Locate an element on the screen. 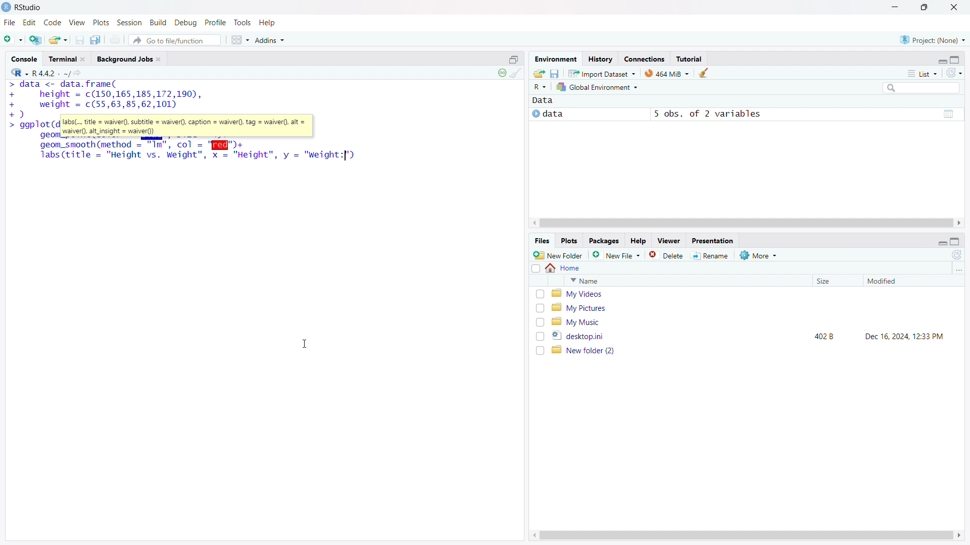 The height and width of the screenshot is (545, 970). save is located at coordinates (80, 40).